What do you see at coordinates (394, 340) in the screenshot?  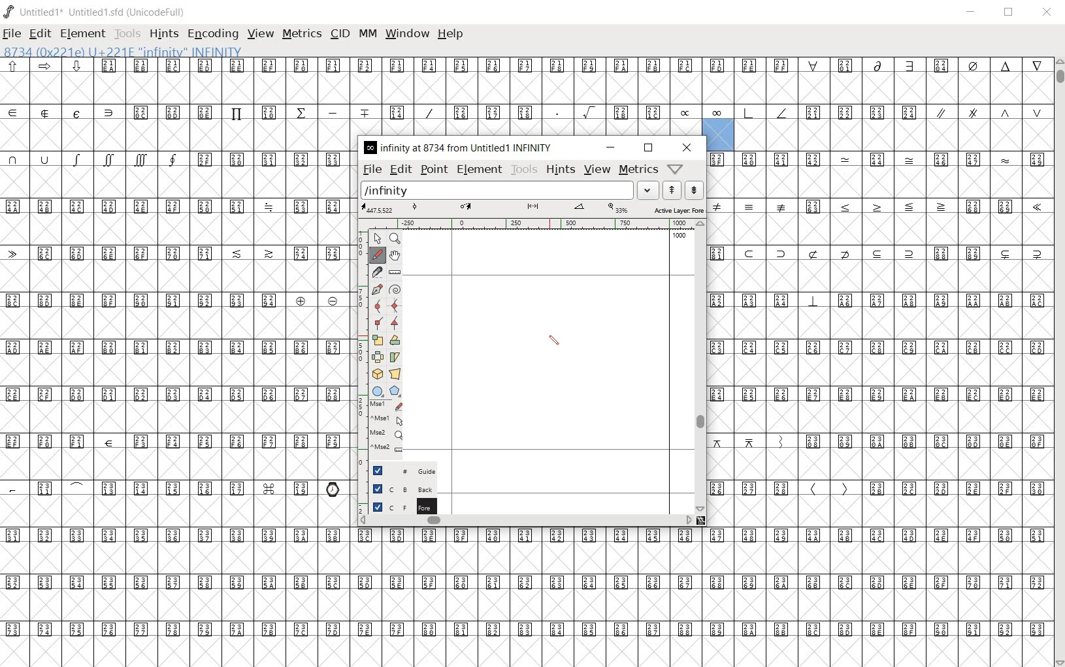 I see `Rotate the selection` at bounding box center [394, 340].